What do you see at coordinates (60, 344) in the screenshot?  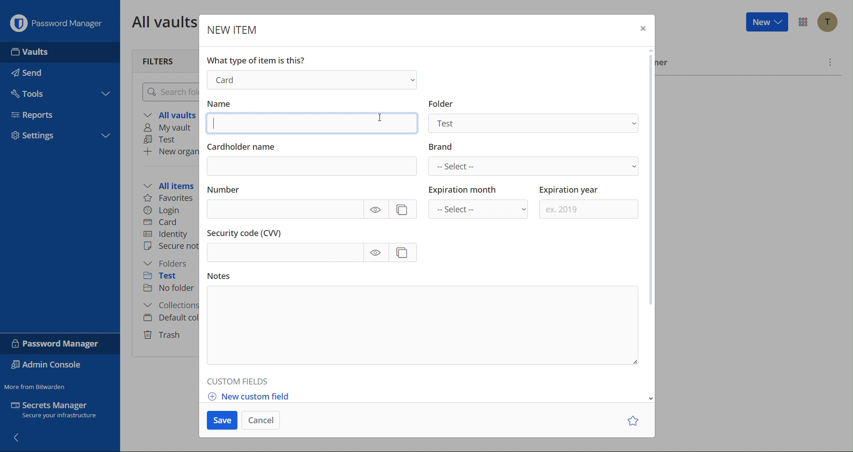 I see `Password Manager` at bounding box center [60, 344].